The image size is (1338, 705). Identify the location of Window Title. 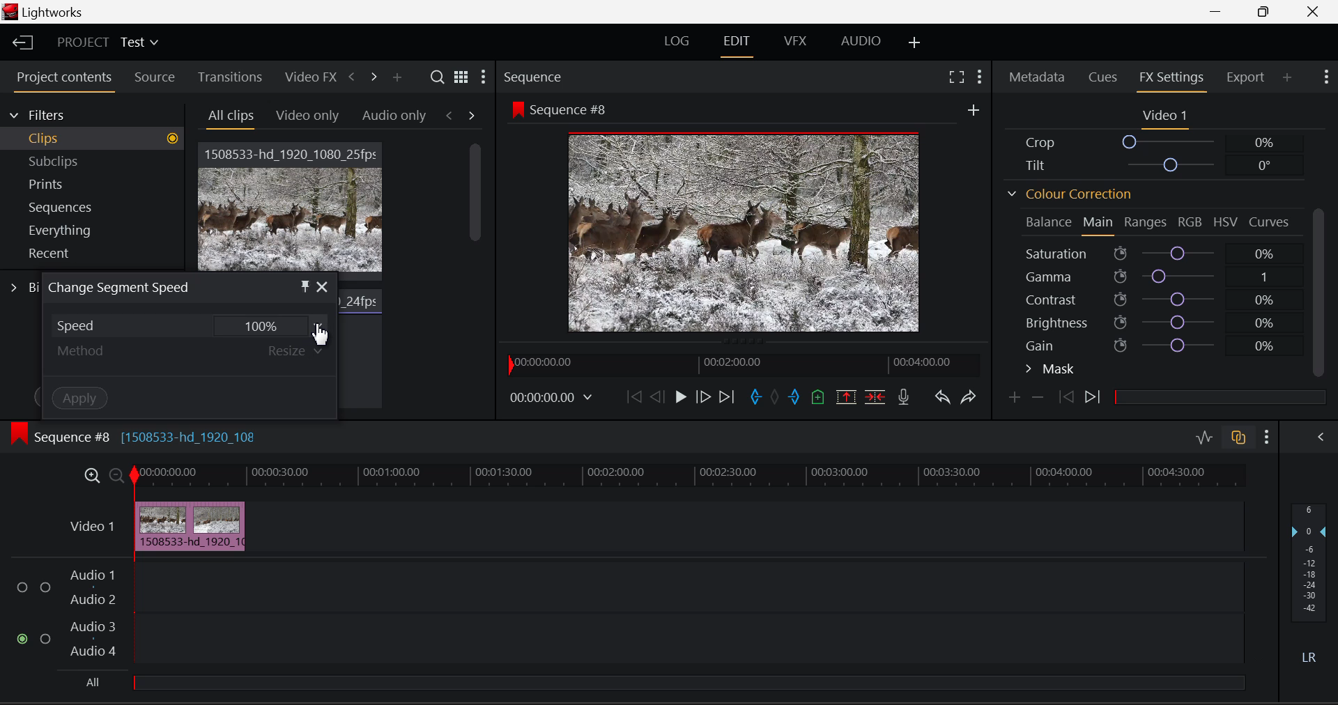
(124, 289).